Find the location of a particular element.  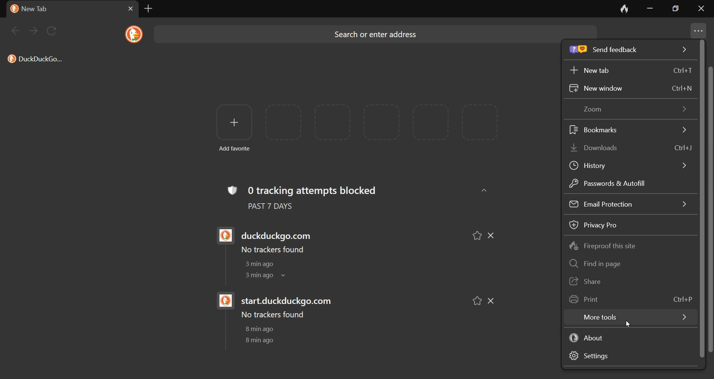

close tab and clear data is located at coordinates (619, 9).